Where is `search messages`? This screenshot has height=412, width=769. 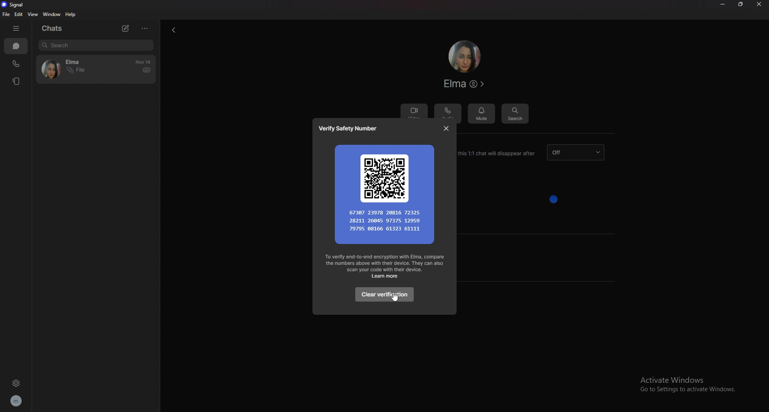 search messages is located at coordinates (96, 45).